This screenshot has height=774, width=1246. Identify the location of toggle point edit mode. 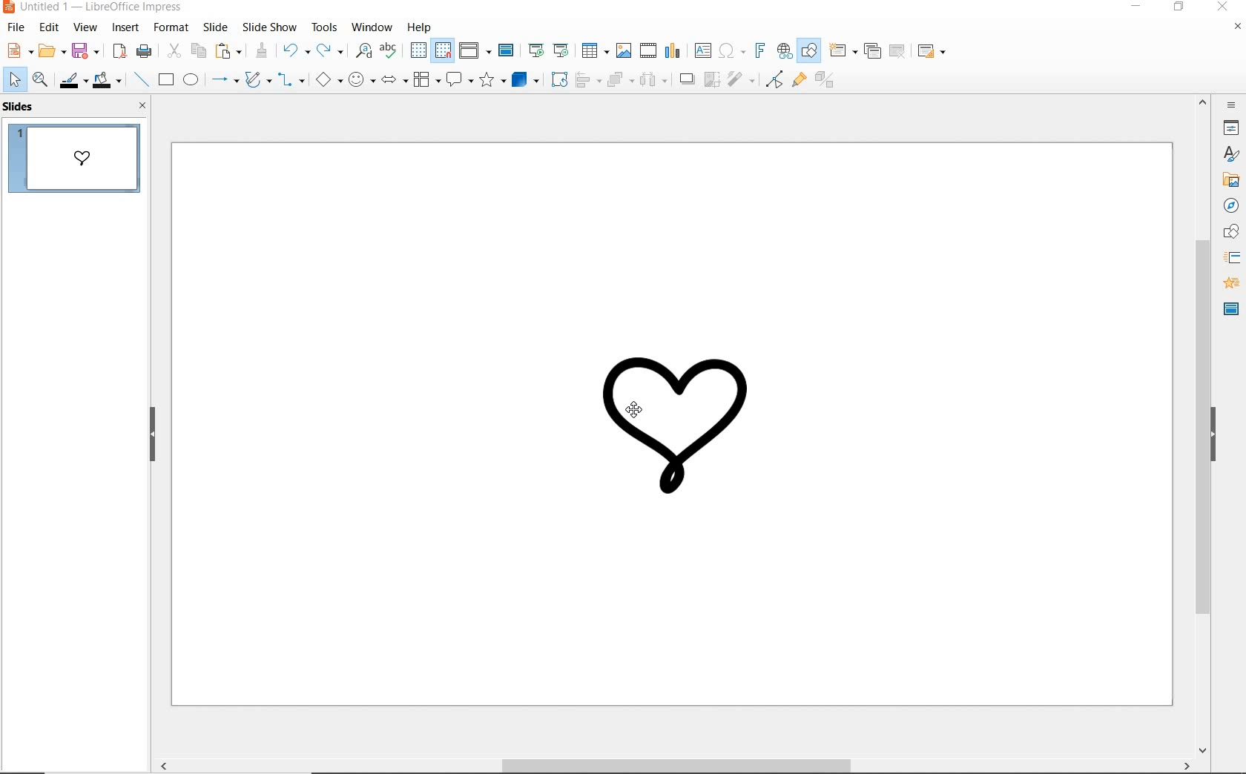
(772, 80).